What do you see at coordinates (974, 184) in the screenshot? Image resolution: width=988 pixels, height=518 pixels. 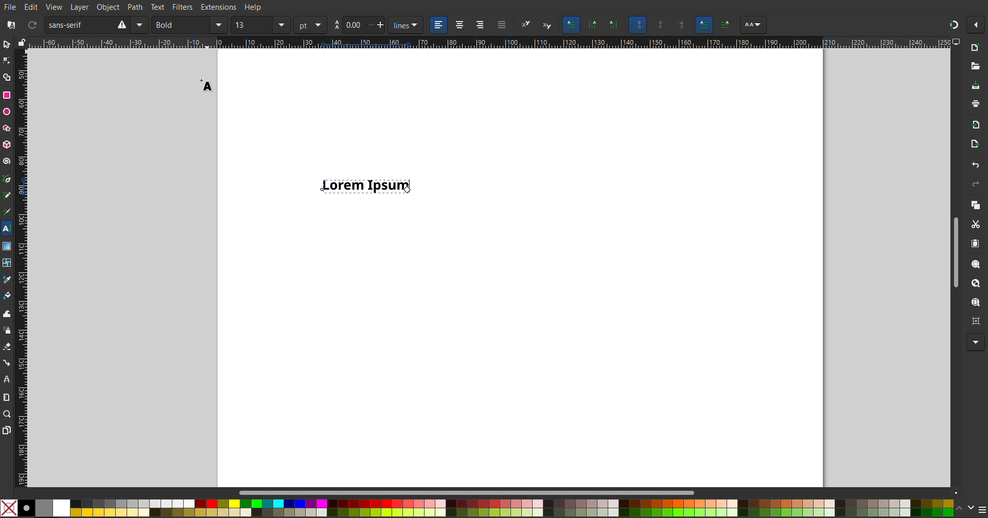 I see `Redo` at bounding box center [974, 184].